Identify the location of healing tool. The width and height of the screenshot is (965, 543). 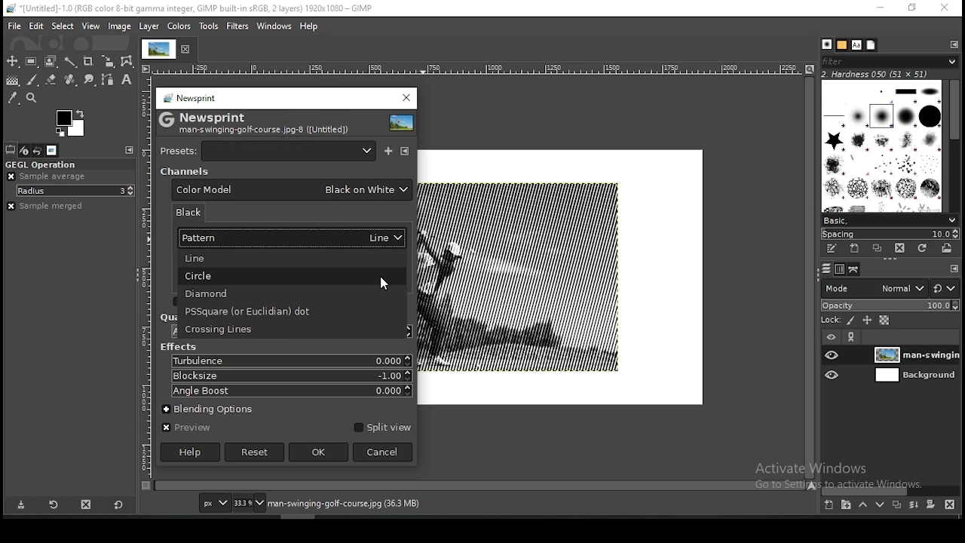
(70, 80).